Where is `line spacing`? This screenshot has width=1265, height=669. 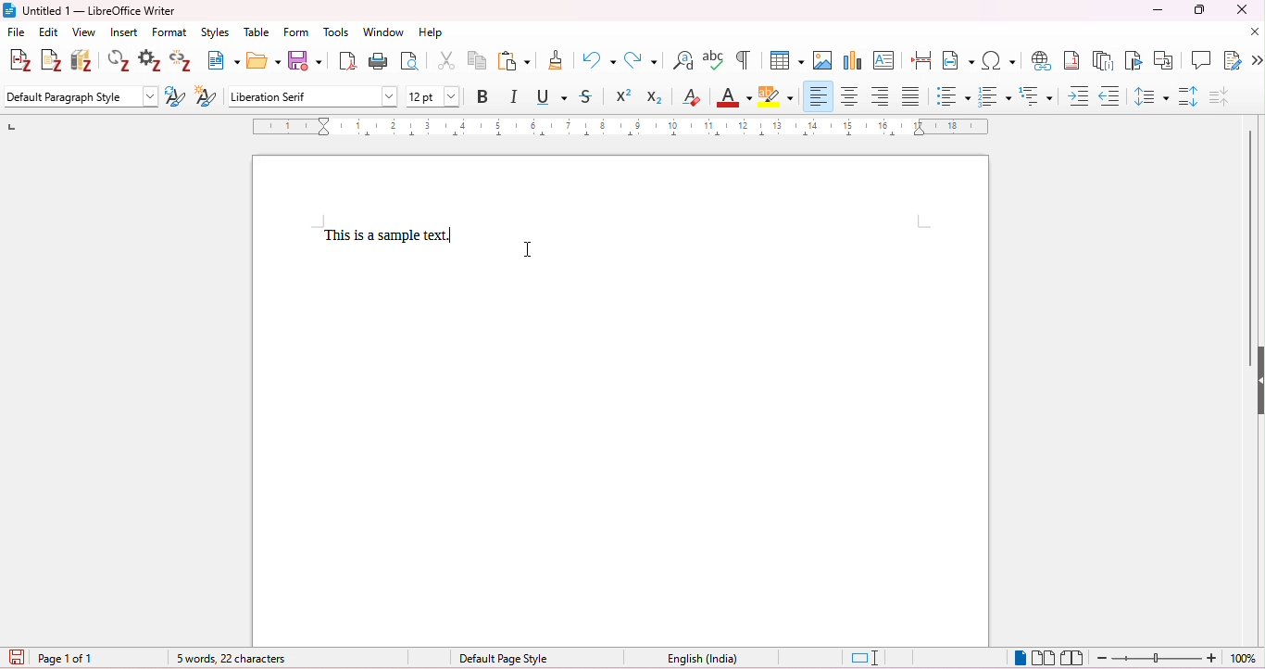
line spacing is located at coordinates (1151, 95).